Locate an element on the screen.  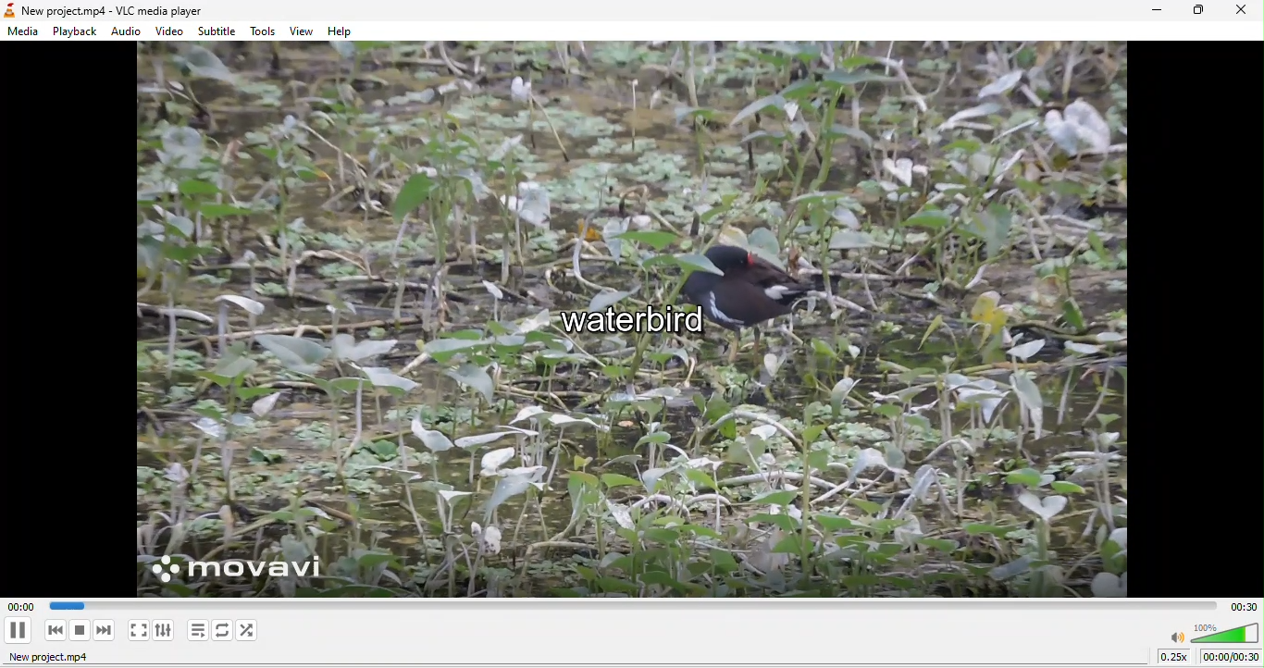
00:00/00:30 is located at coordinates (1231, 657).